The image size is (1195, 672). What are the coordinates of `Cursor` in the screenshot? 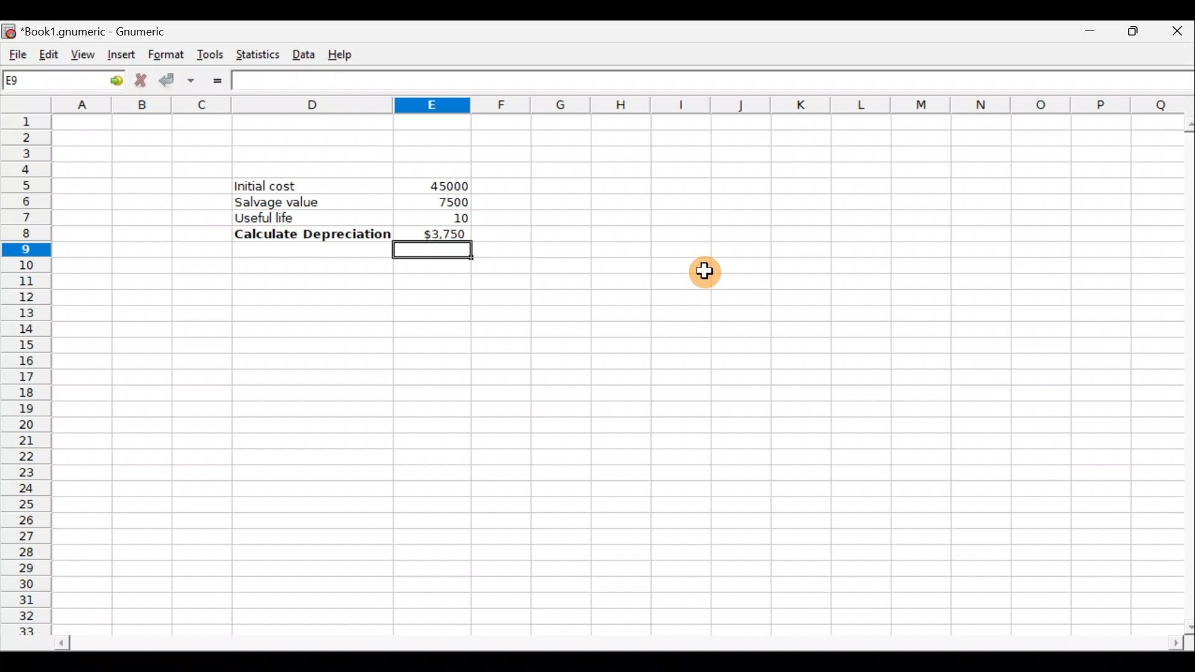 It's located at (701, 278).